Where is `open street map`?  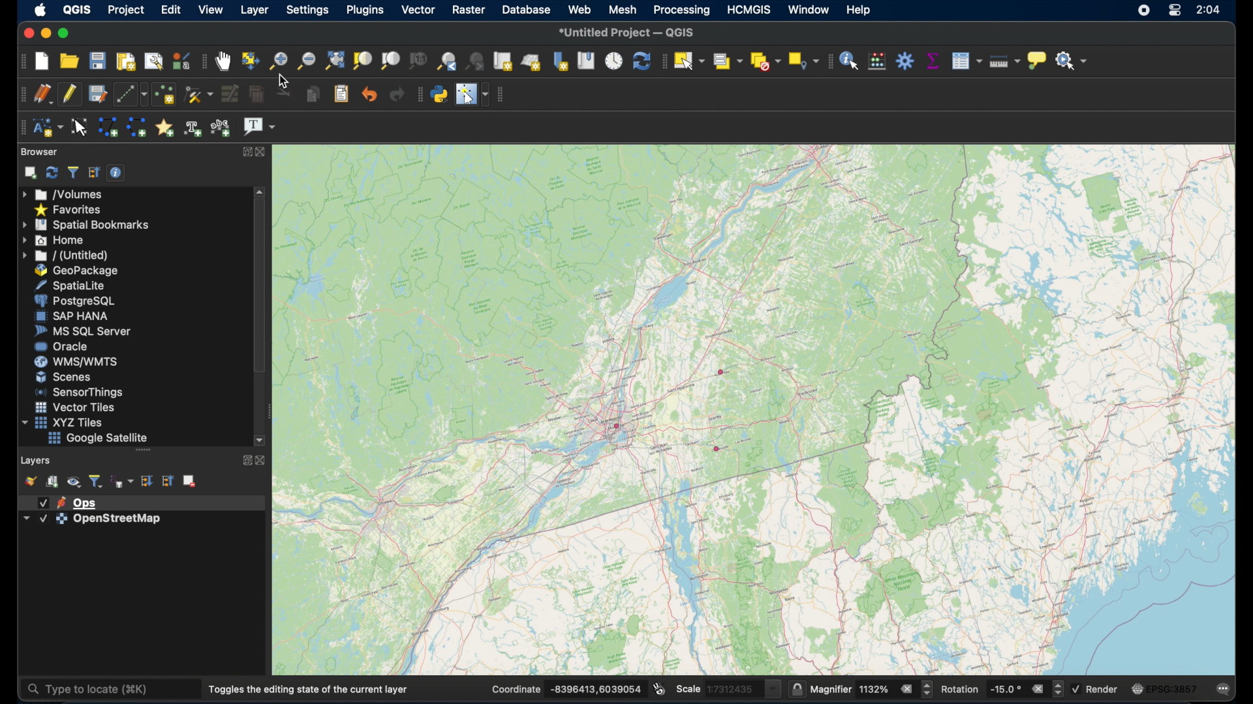
open street map is located at coordinates (437, 516).